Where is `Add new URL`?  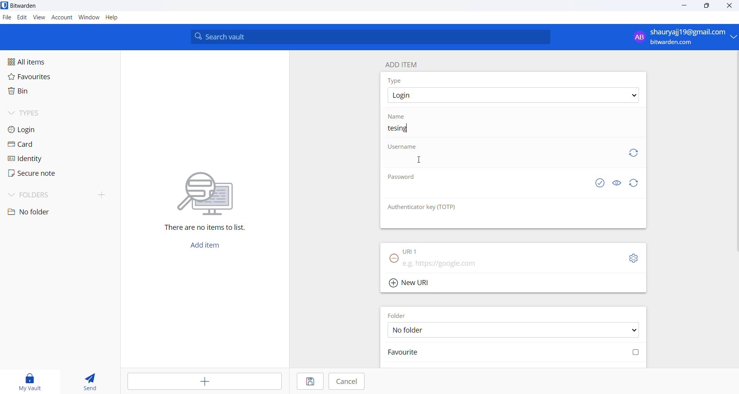 Add new URL is located at coordinates (410, 282).